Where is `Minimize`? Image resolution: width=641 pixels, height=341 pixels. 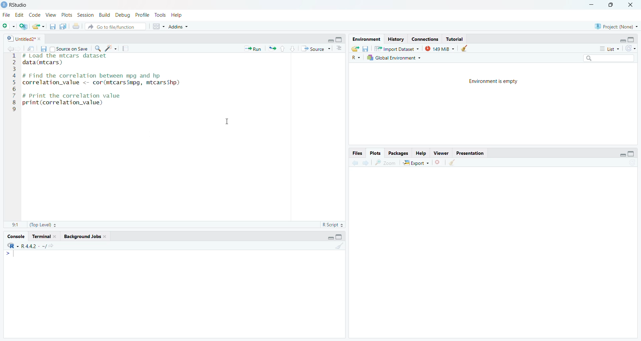
Minimize is located at coordinates (621, 155).